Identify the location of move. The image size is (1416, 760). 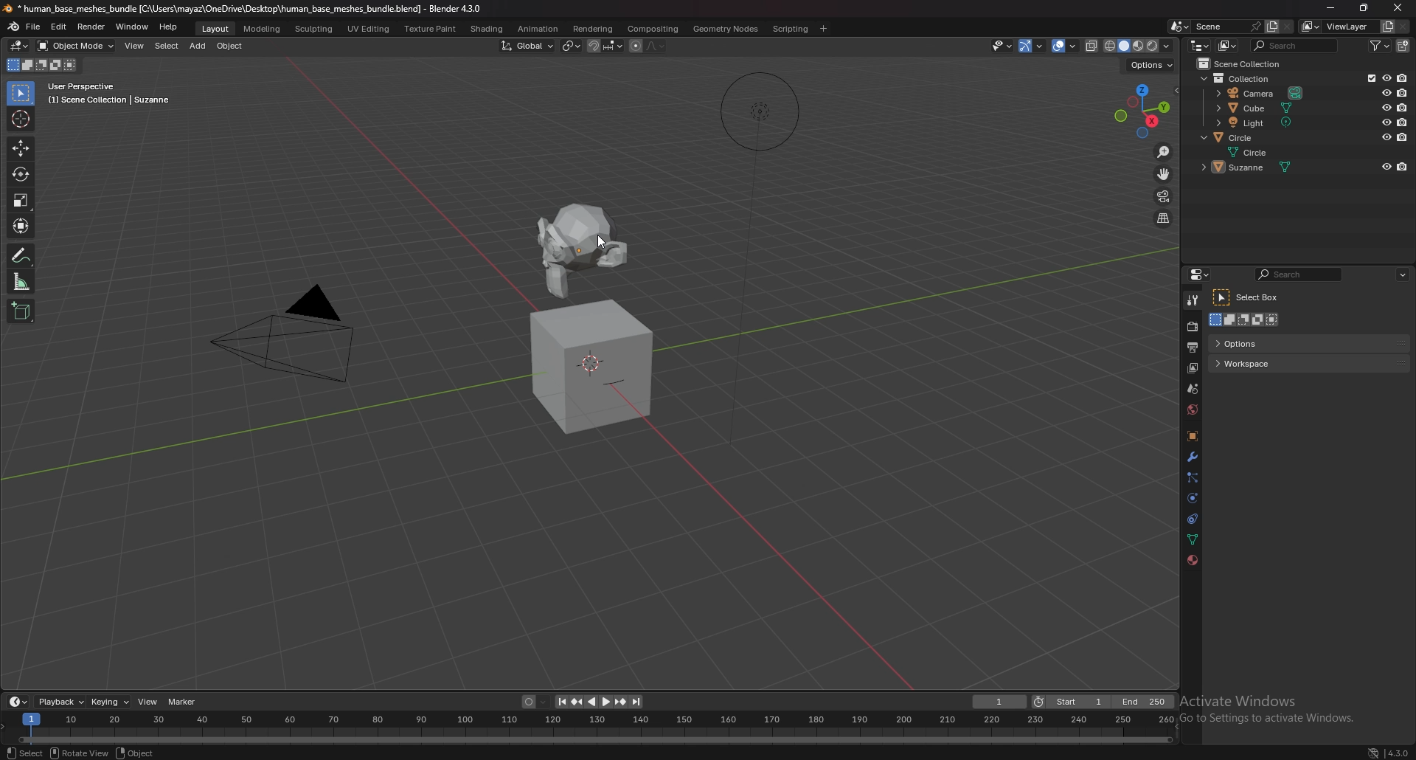
(21, 148).